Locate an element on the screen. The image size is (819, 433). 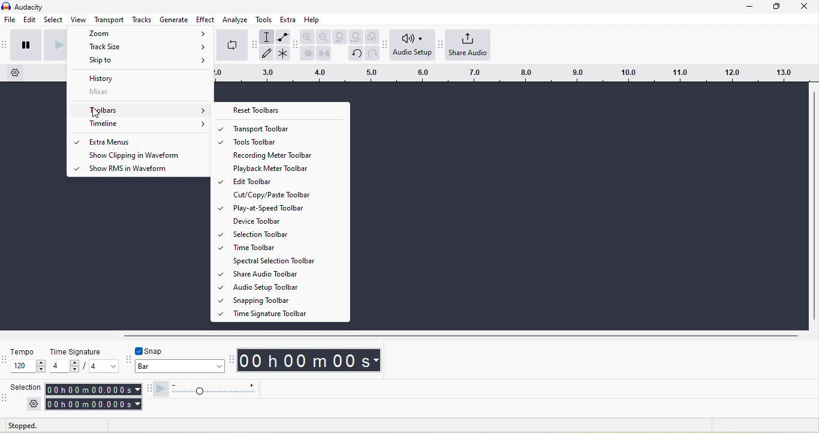
select snapping is located at coordinates (180, 366).